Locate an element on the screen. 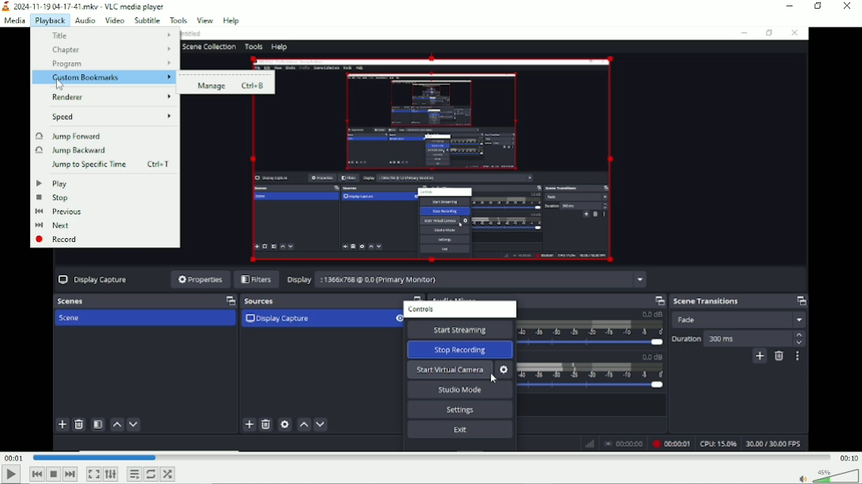 This screenshot has height=484, width=862. Toggle loop all, loop one and no loop  is located at coordinates (152, 474).